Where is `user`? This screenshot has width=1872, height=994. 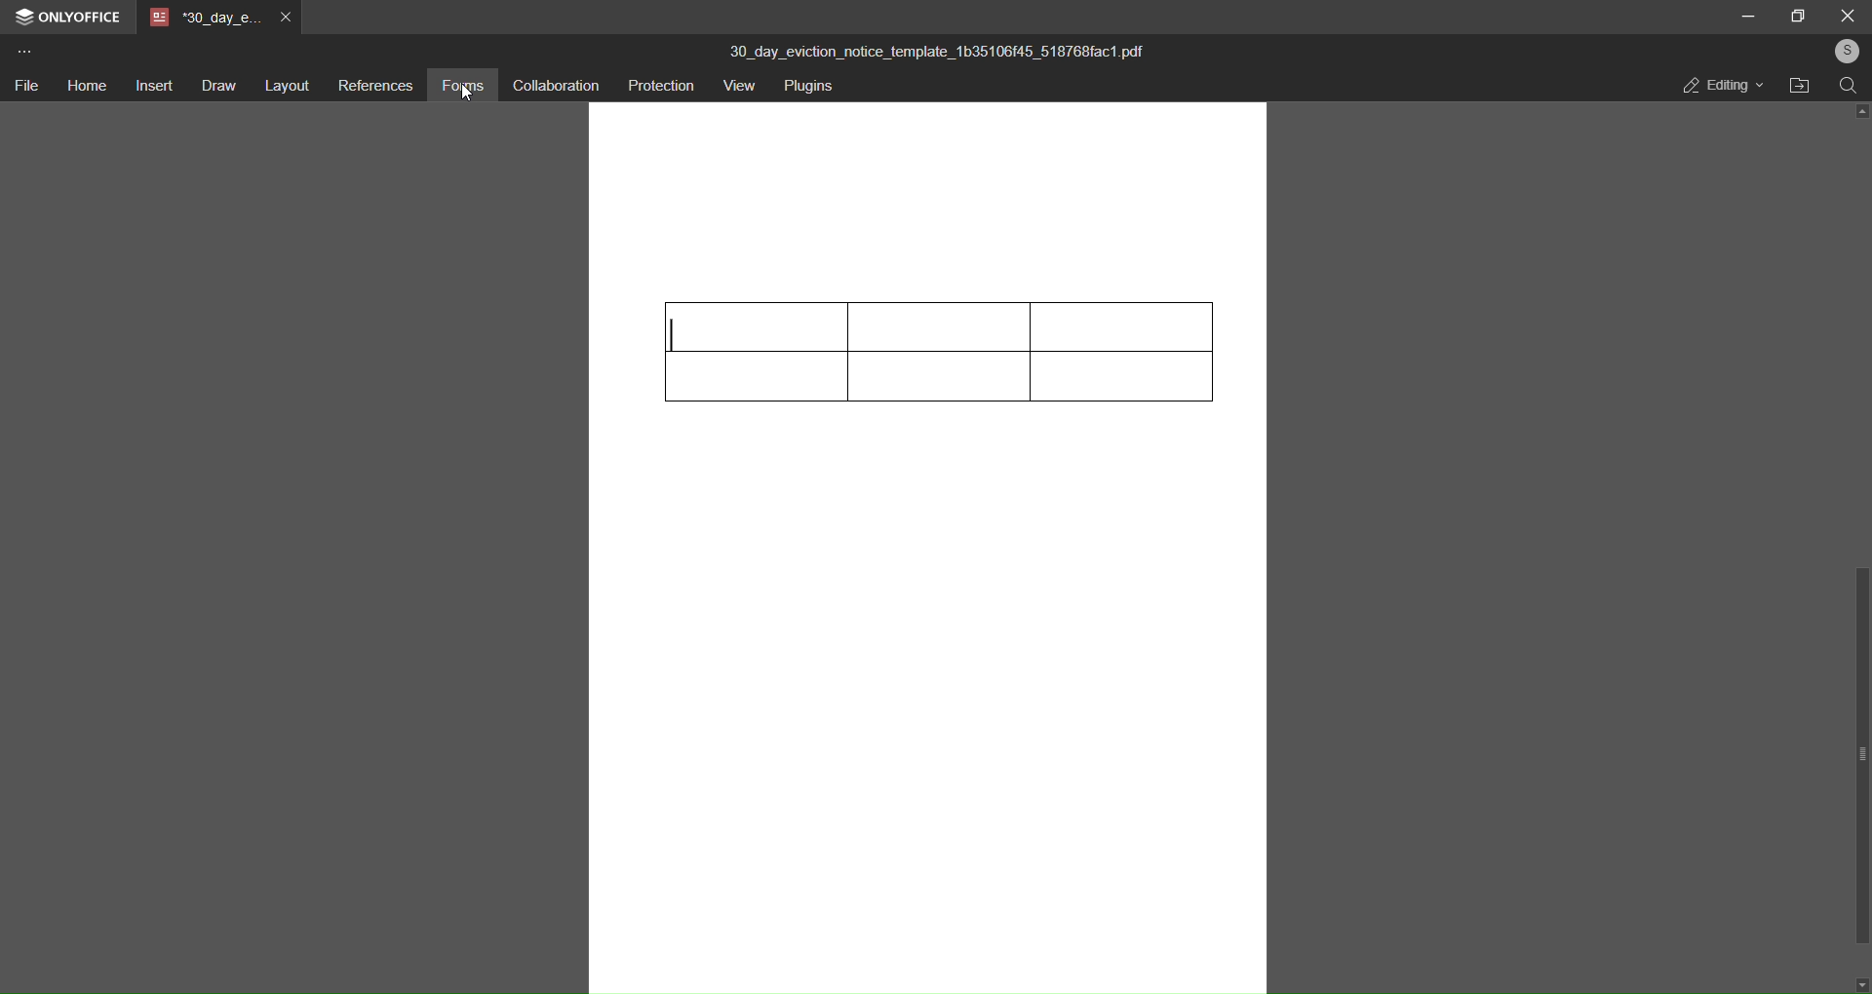
user is located at coordinates (1844, 51).